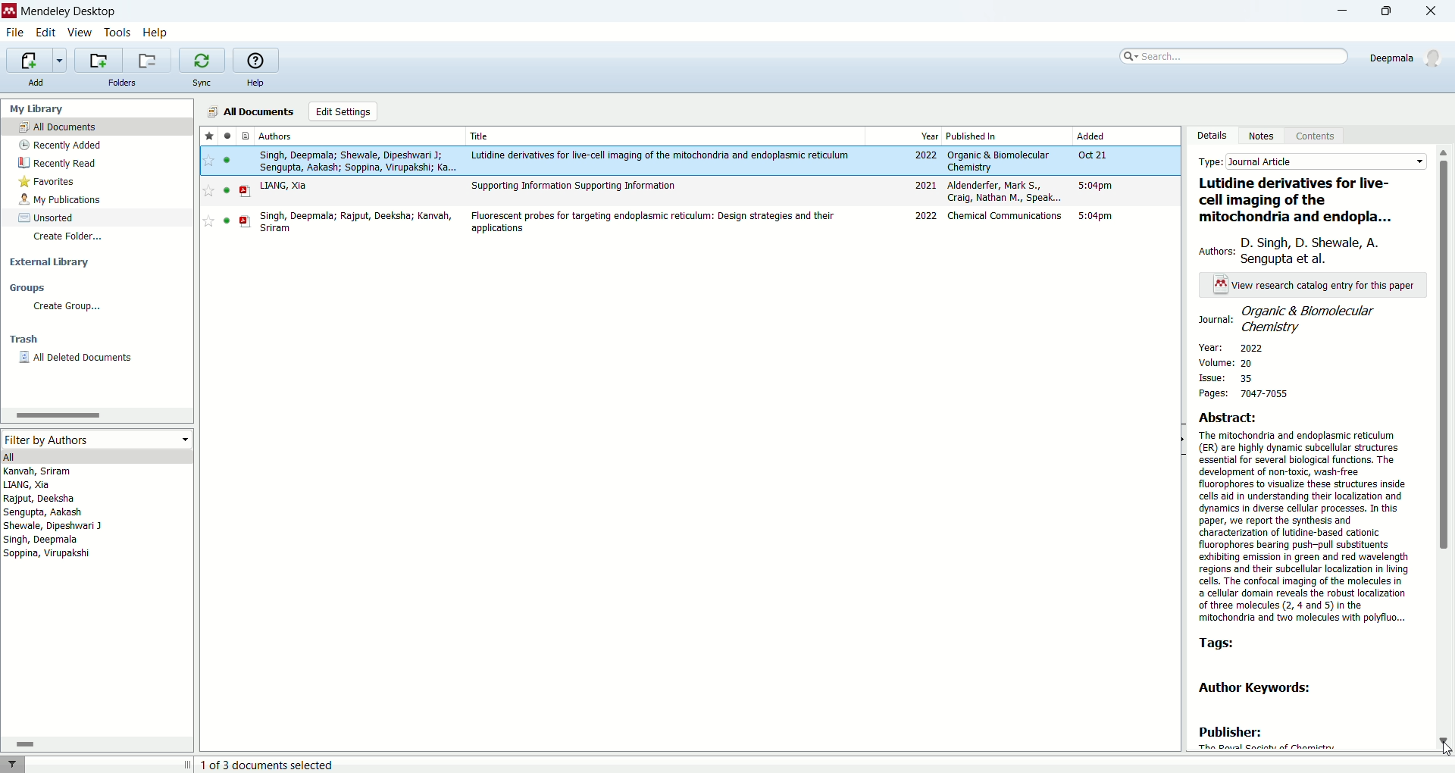 This screenshot has height=773, width=1455. What do you see at coordinates (77, 358) in the screenshot?
I see `all deleted documents` at bounding box center [77, 358].